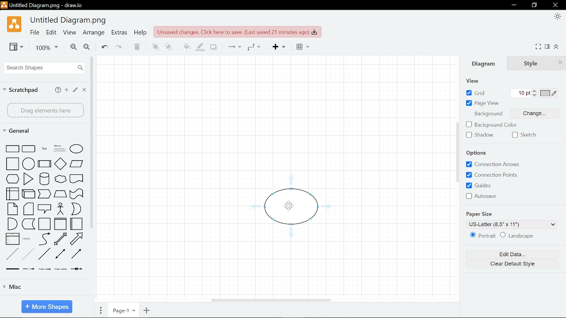 The height and width of the screenshot is (318, 566). Describe the element at coordinates (200, 46) in the screenshot. I see `Line color` at that location.